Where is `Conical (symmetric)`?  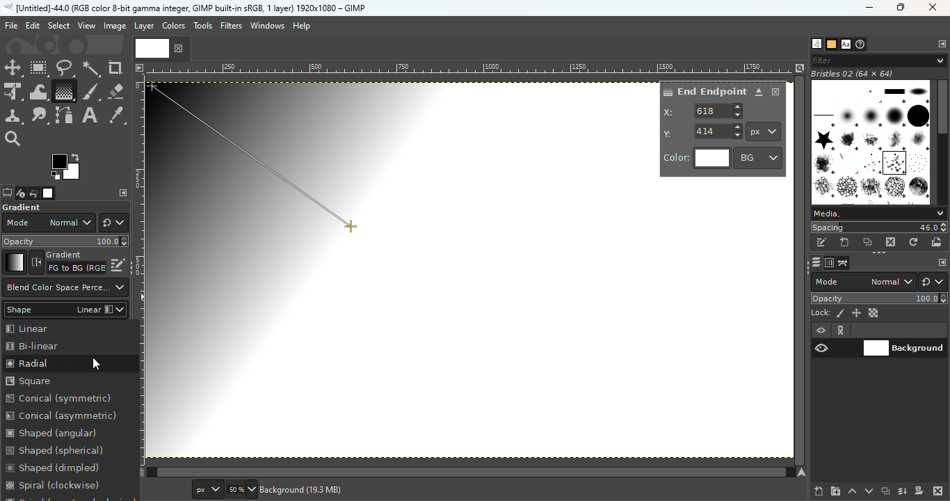 Conical (symmetric) is located at coordinates (61, 399).